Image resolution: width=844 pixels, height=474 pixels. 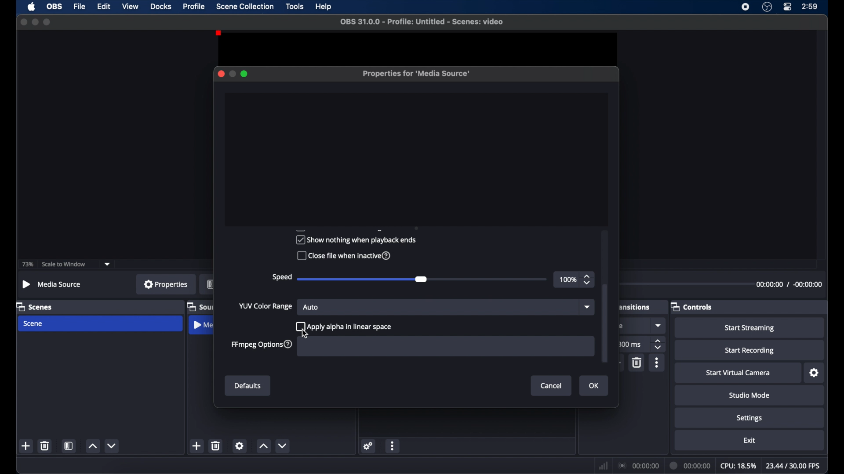 I want to click on obscure label, so click(x=200, y=306).